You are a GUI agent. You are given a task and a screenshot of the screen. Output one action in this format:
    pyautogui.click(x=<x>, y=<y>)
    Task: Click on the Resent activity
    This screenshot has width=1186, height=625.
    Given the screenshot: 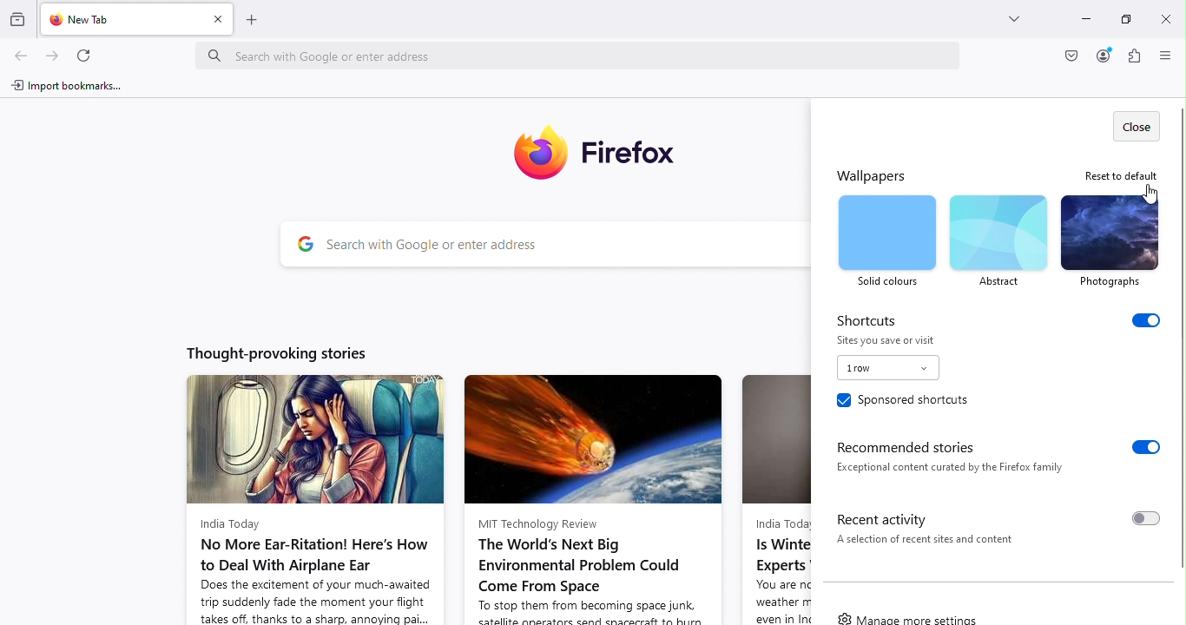 What is the action you would take?
    pyautogui.click(x=992, y=526)
    